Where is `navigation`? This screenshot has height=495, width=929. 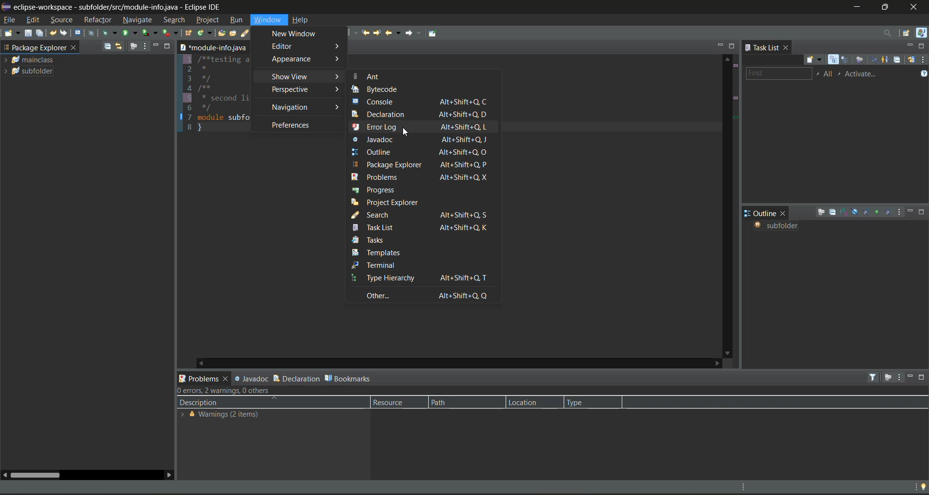
navigation is located at coordinates (305, 107).